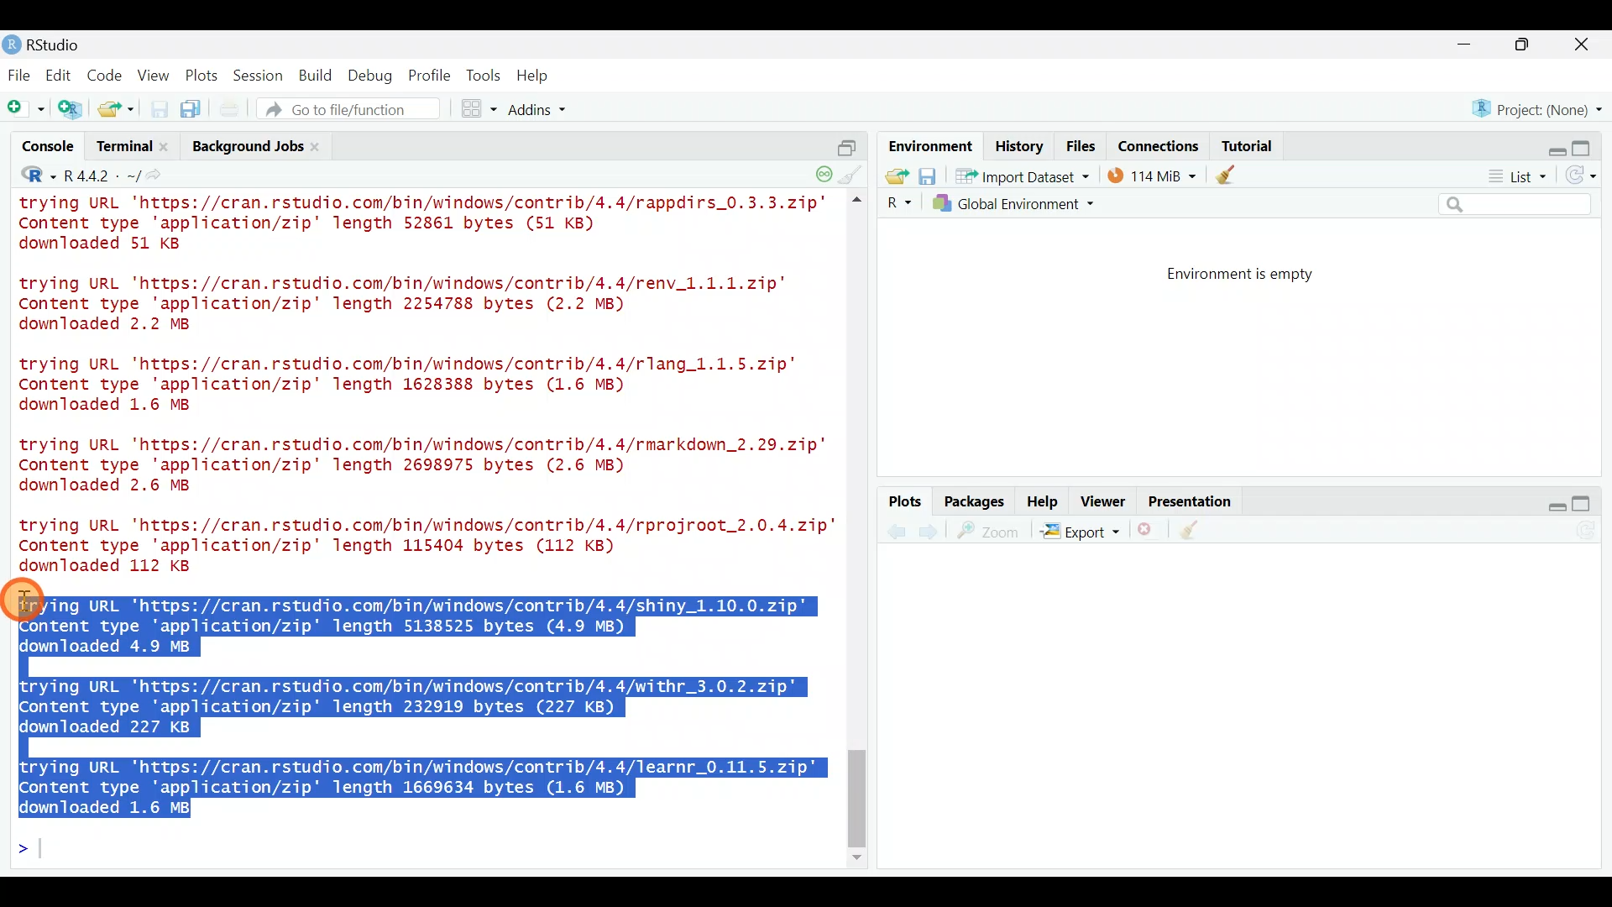  Describe the element at coordinates (429, 74) in the screenshot. I see `Profile` at that location.